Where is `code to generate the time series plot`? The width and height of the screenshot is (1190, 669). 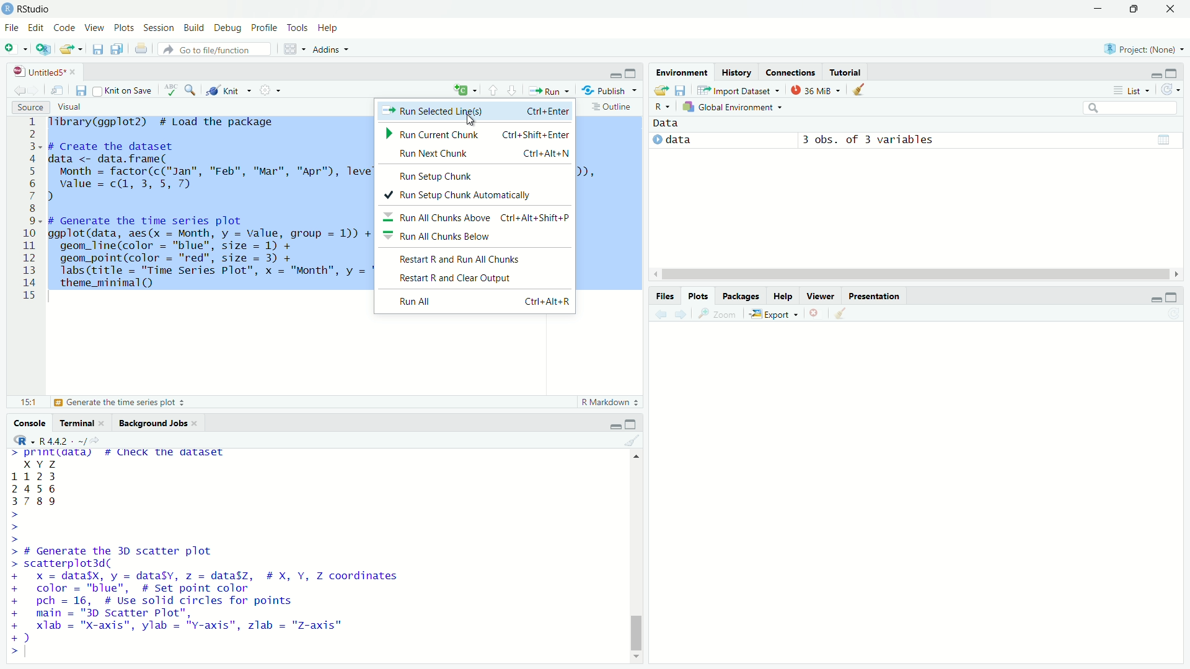 code to generate the time series plot is located at coordinates (208, 250).